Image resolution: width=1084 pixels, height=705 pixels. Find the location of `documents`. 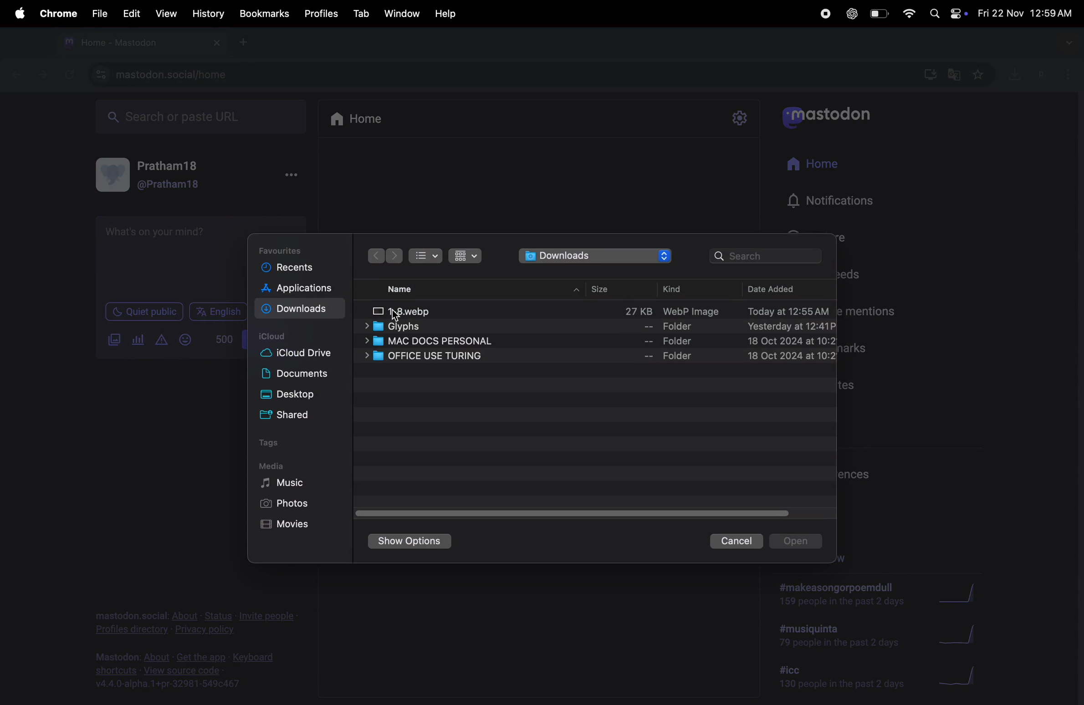

documents is located at coordinates (301, 374).